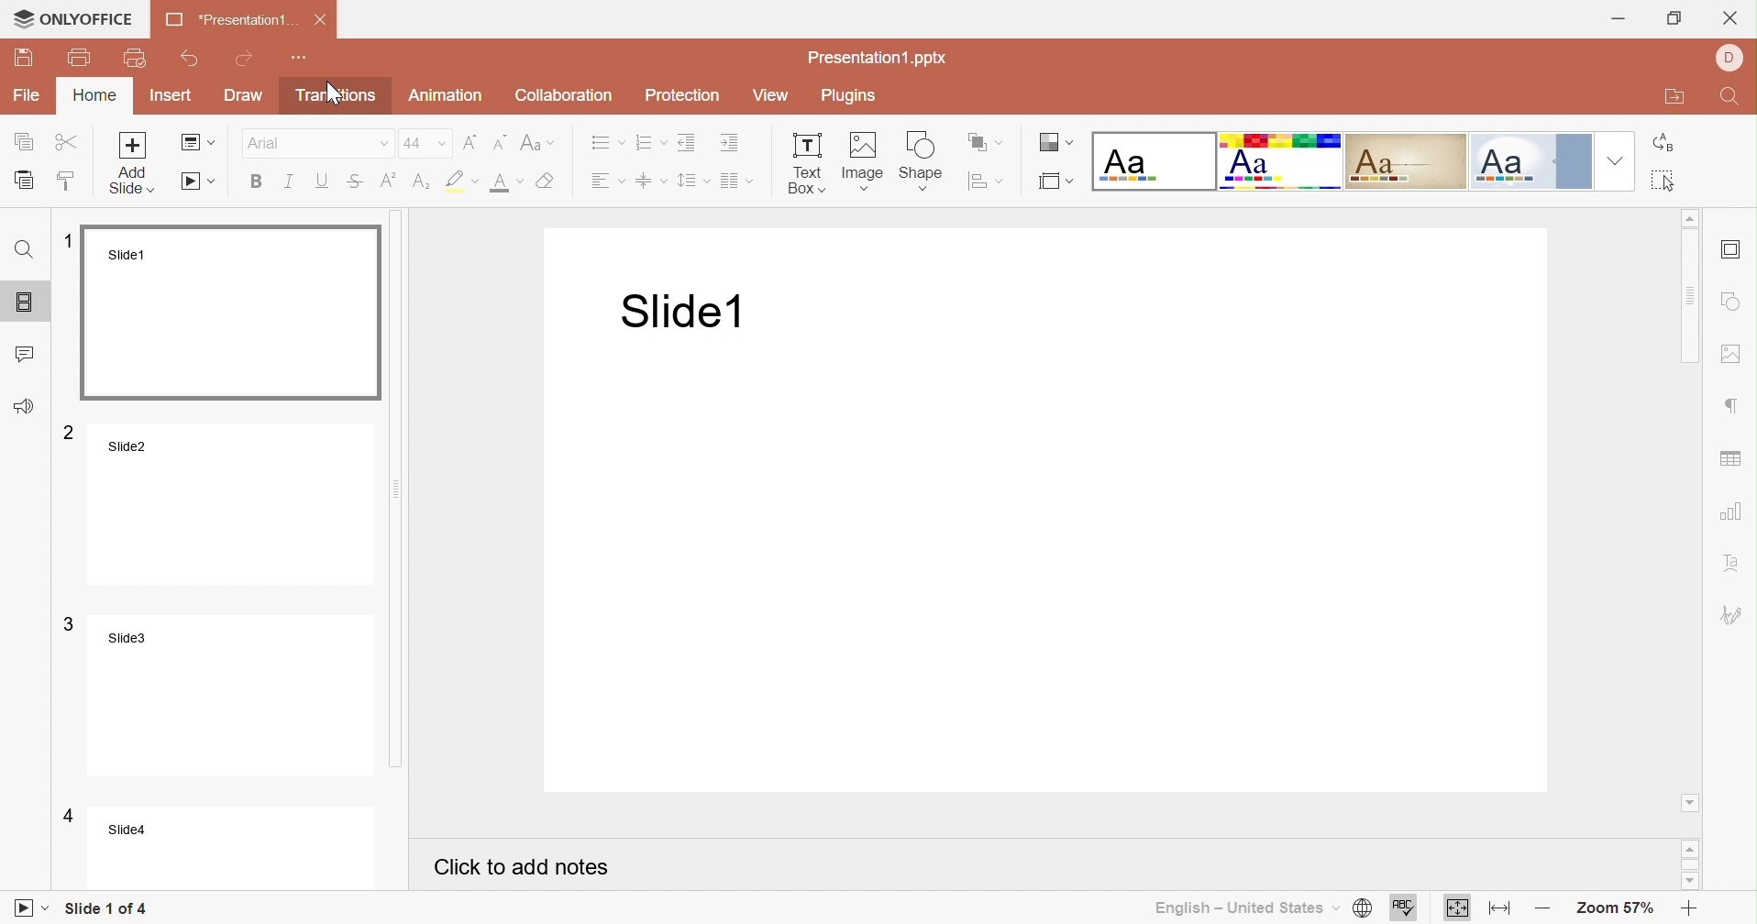 This screenshot has width=1757, height=924. Describe the element at coordinates (70, 237) in the screenshot. I see `1` at that location.